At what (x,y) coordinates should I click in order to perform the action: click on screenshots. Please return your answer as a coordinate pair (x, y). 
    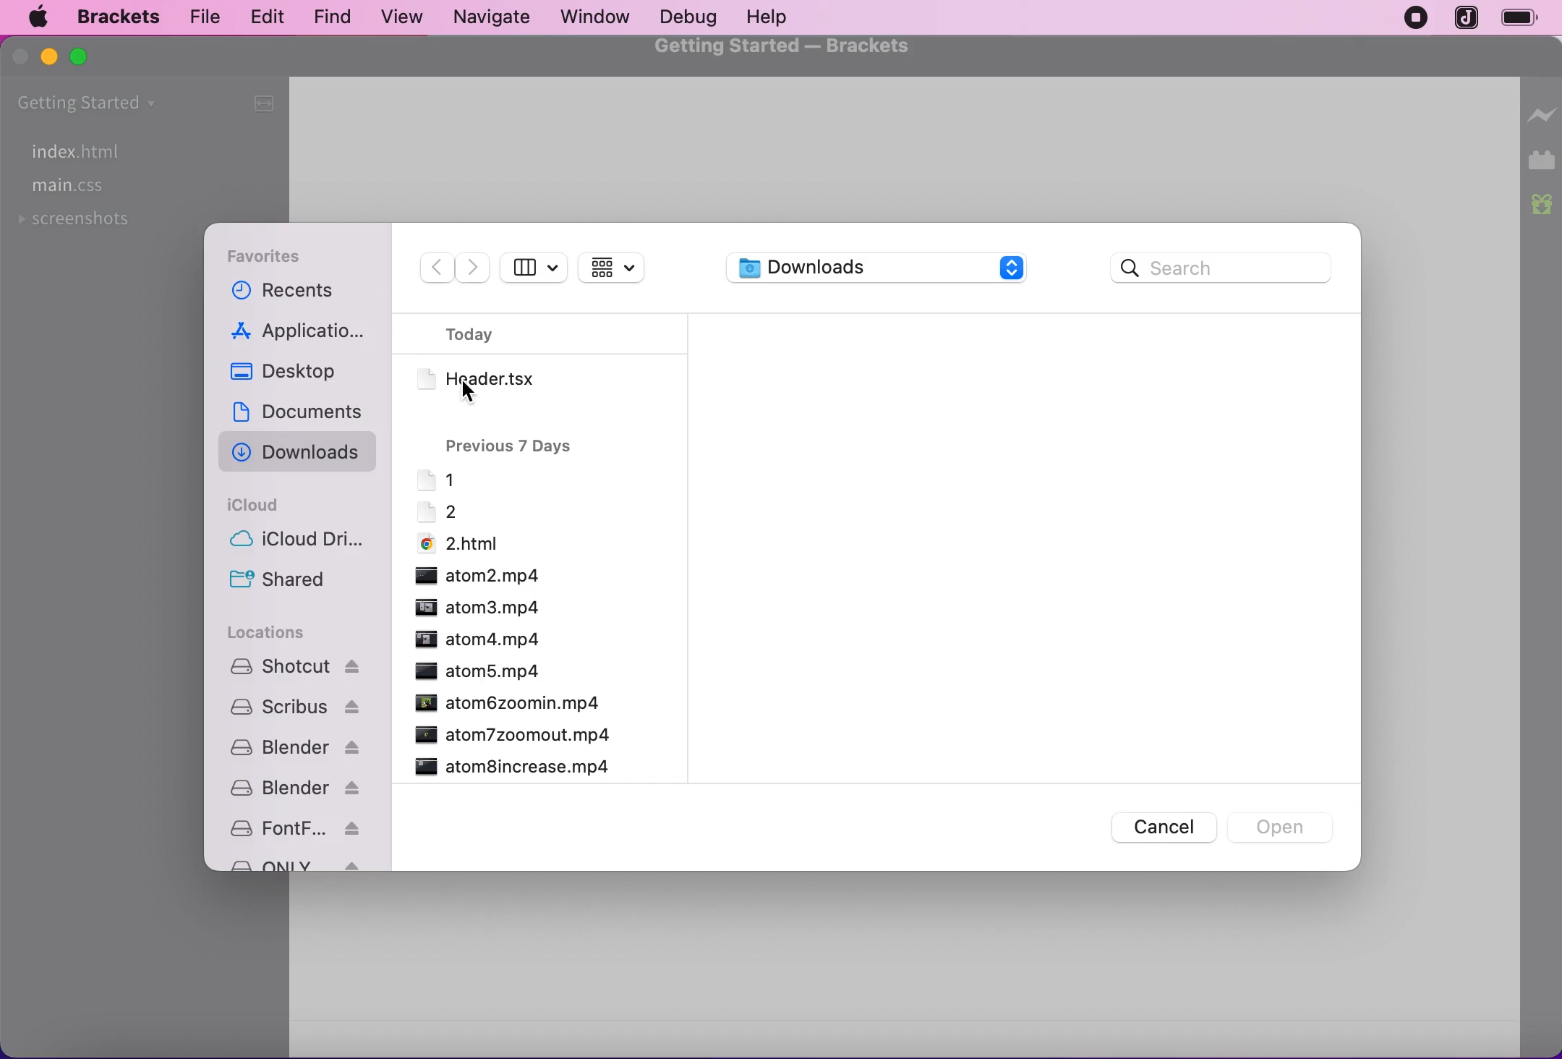
    Looking at the image, I should click on (78, 224).